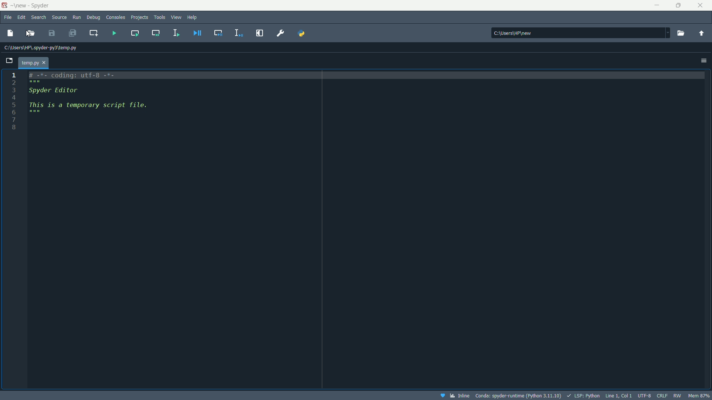 The width and height of the screenshot is (712, 400). What do you see at coordinates (156, 34) in the screenshot?
I see `run current cell and go to the next one` at bounding box center [156, 34].